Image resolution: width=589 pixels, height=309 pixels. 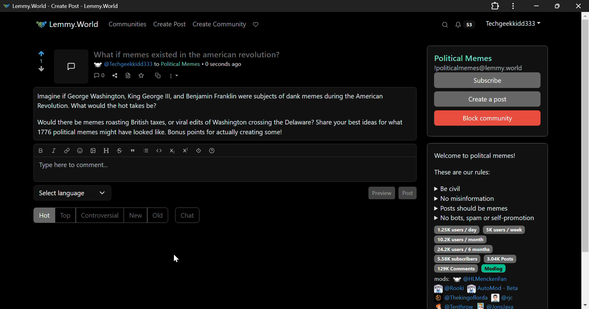 I want to click on Superscript, so click(x=186, y=150).